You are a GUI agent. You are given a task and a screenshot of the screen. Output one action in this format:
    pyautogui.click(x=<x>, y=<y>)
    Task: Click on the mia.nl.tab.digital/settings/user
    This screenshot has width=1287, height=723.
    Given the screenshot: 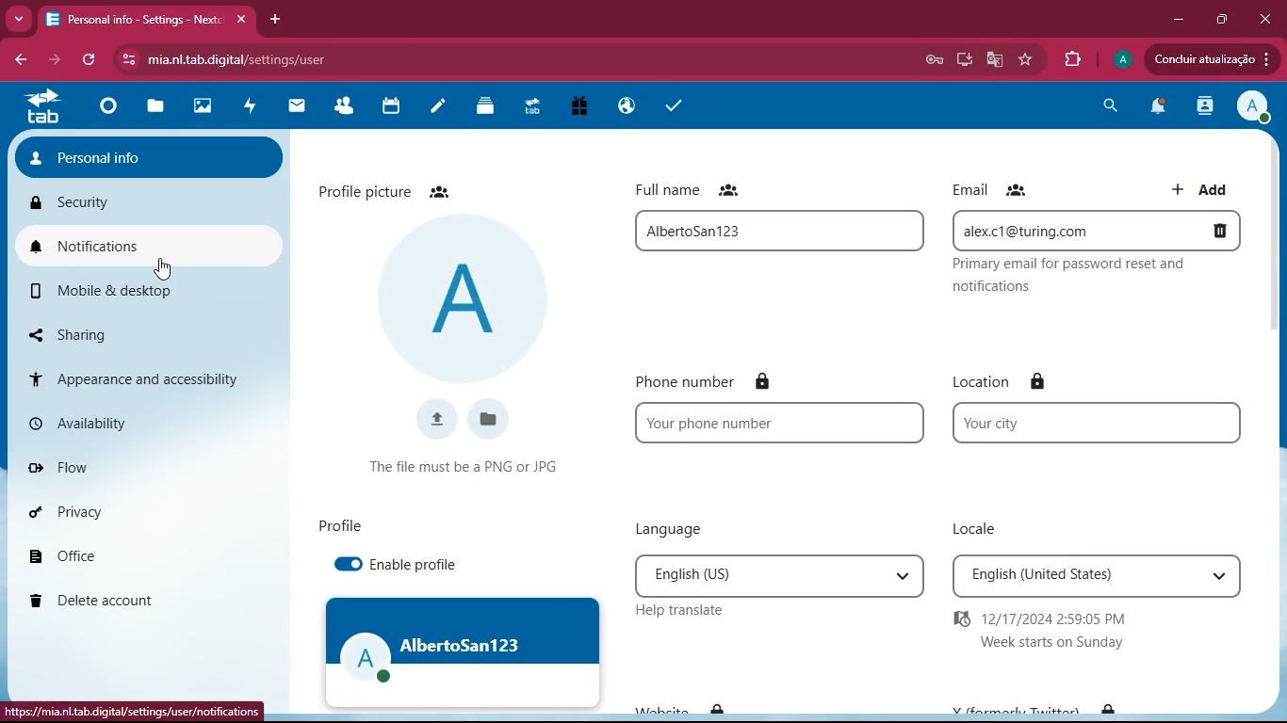 What is the action you would take?
    pyautogui.click(x=237, y=60)
    